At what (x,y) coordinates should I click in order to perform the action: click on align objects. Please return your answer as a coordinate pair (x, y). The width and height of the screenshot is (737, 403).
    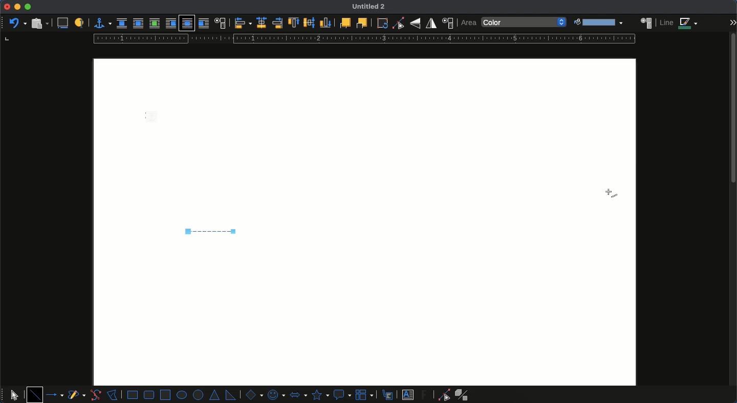
    Looking at the image, I should click on (243, 23).